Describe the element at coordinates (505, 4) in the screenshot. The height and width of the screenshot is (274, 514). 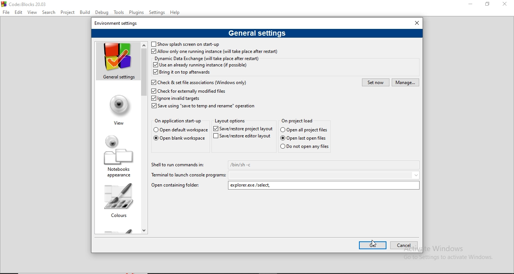
I see `Close` at that location.